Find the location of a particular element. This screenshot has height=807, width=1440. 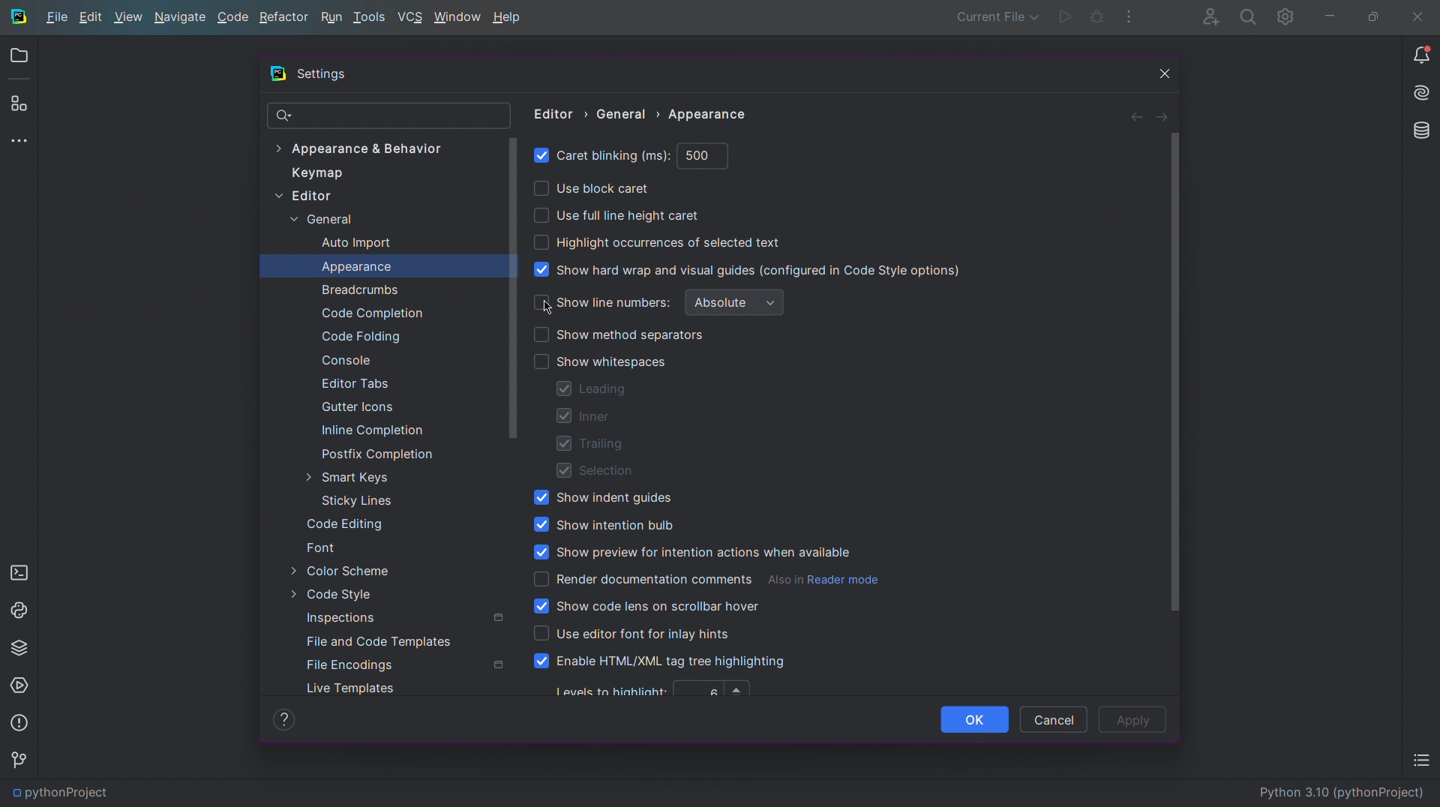

Logo is located at coordinates (277, 76).